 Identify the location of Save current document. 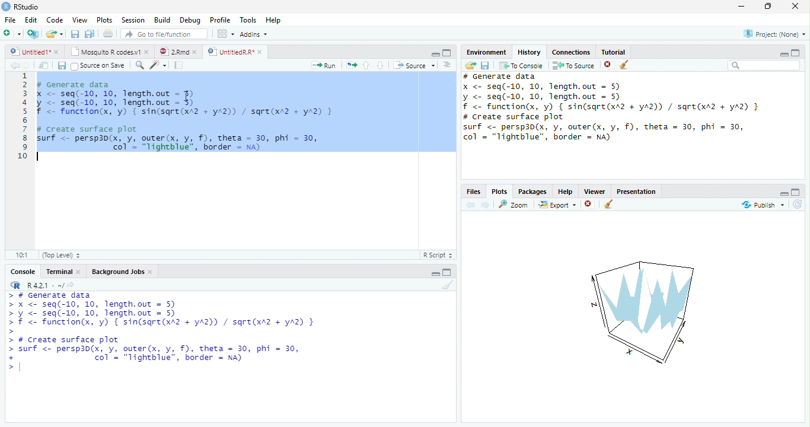
(74, 33).